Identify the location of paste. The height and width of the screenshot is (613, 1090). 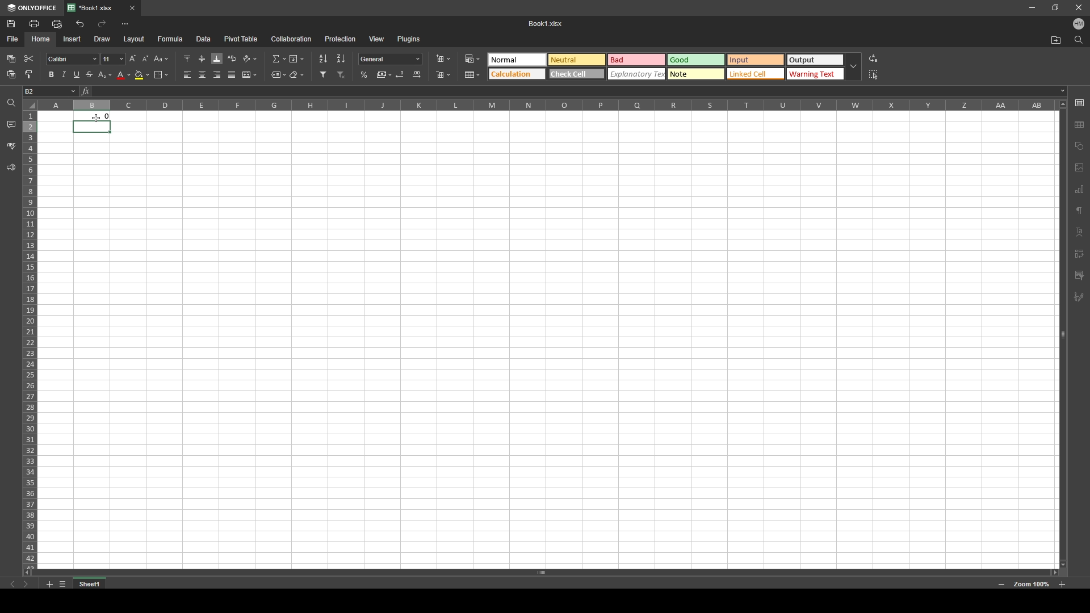
(11, 59).